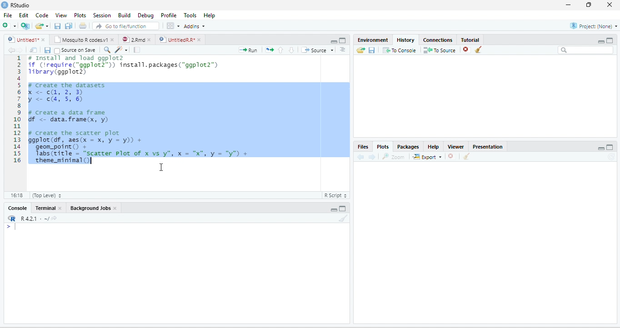 The image size is (620, 328). What do you see at coordinates (610, 147) in the screenshot?
I see `Maximize` at bounding box center [610, 147].